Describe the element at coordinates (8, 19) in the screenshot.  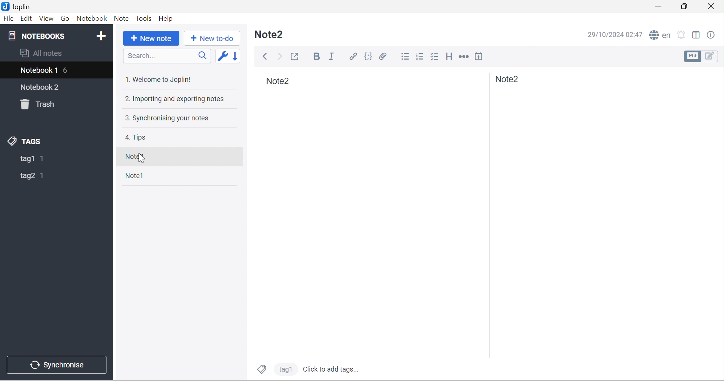
I see `File` at that location.